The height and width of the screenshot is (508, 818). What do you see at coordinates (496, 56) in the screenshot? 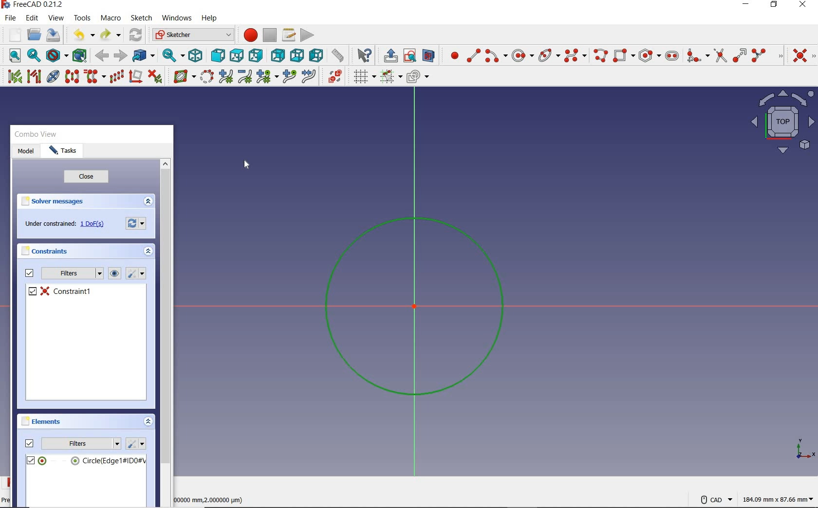
I see `create arc` at bounding box center [496, 56].